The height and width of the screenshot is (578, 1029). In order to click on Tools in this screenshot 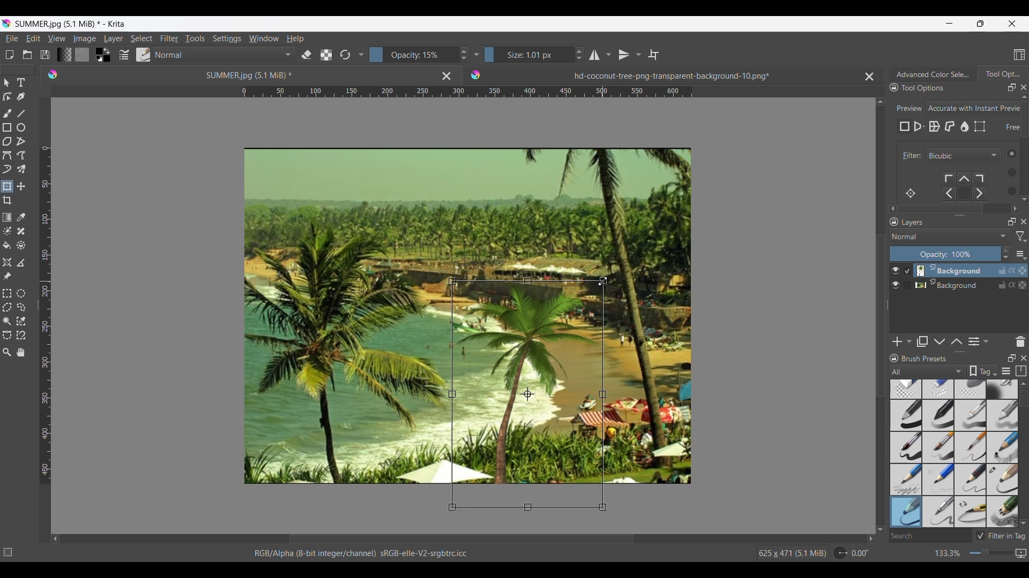, I will do `click(195, 38)`.